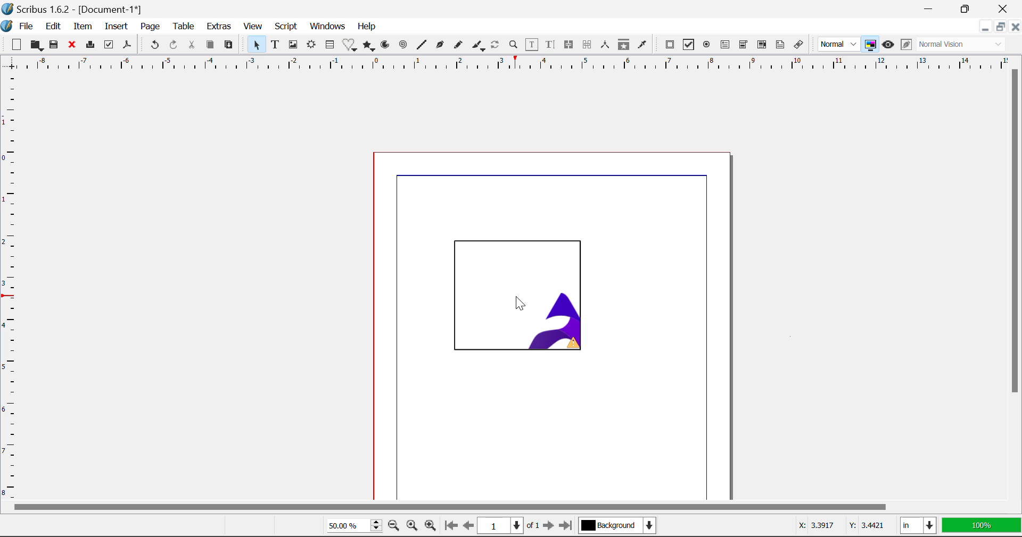 The height and width of the screenshot is (537, 1022). Describe the element at coordinates (275, 45) in the screenshot. I see `Text Frame` at that location.